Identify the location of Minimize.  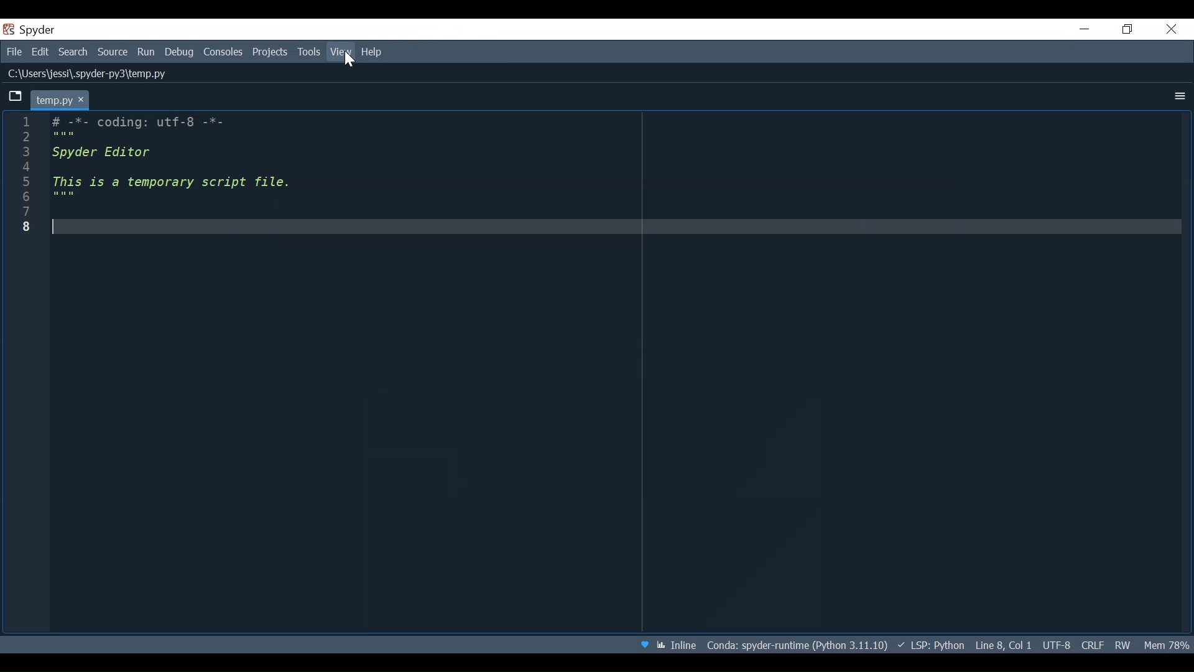
(1085, 30).